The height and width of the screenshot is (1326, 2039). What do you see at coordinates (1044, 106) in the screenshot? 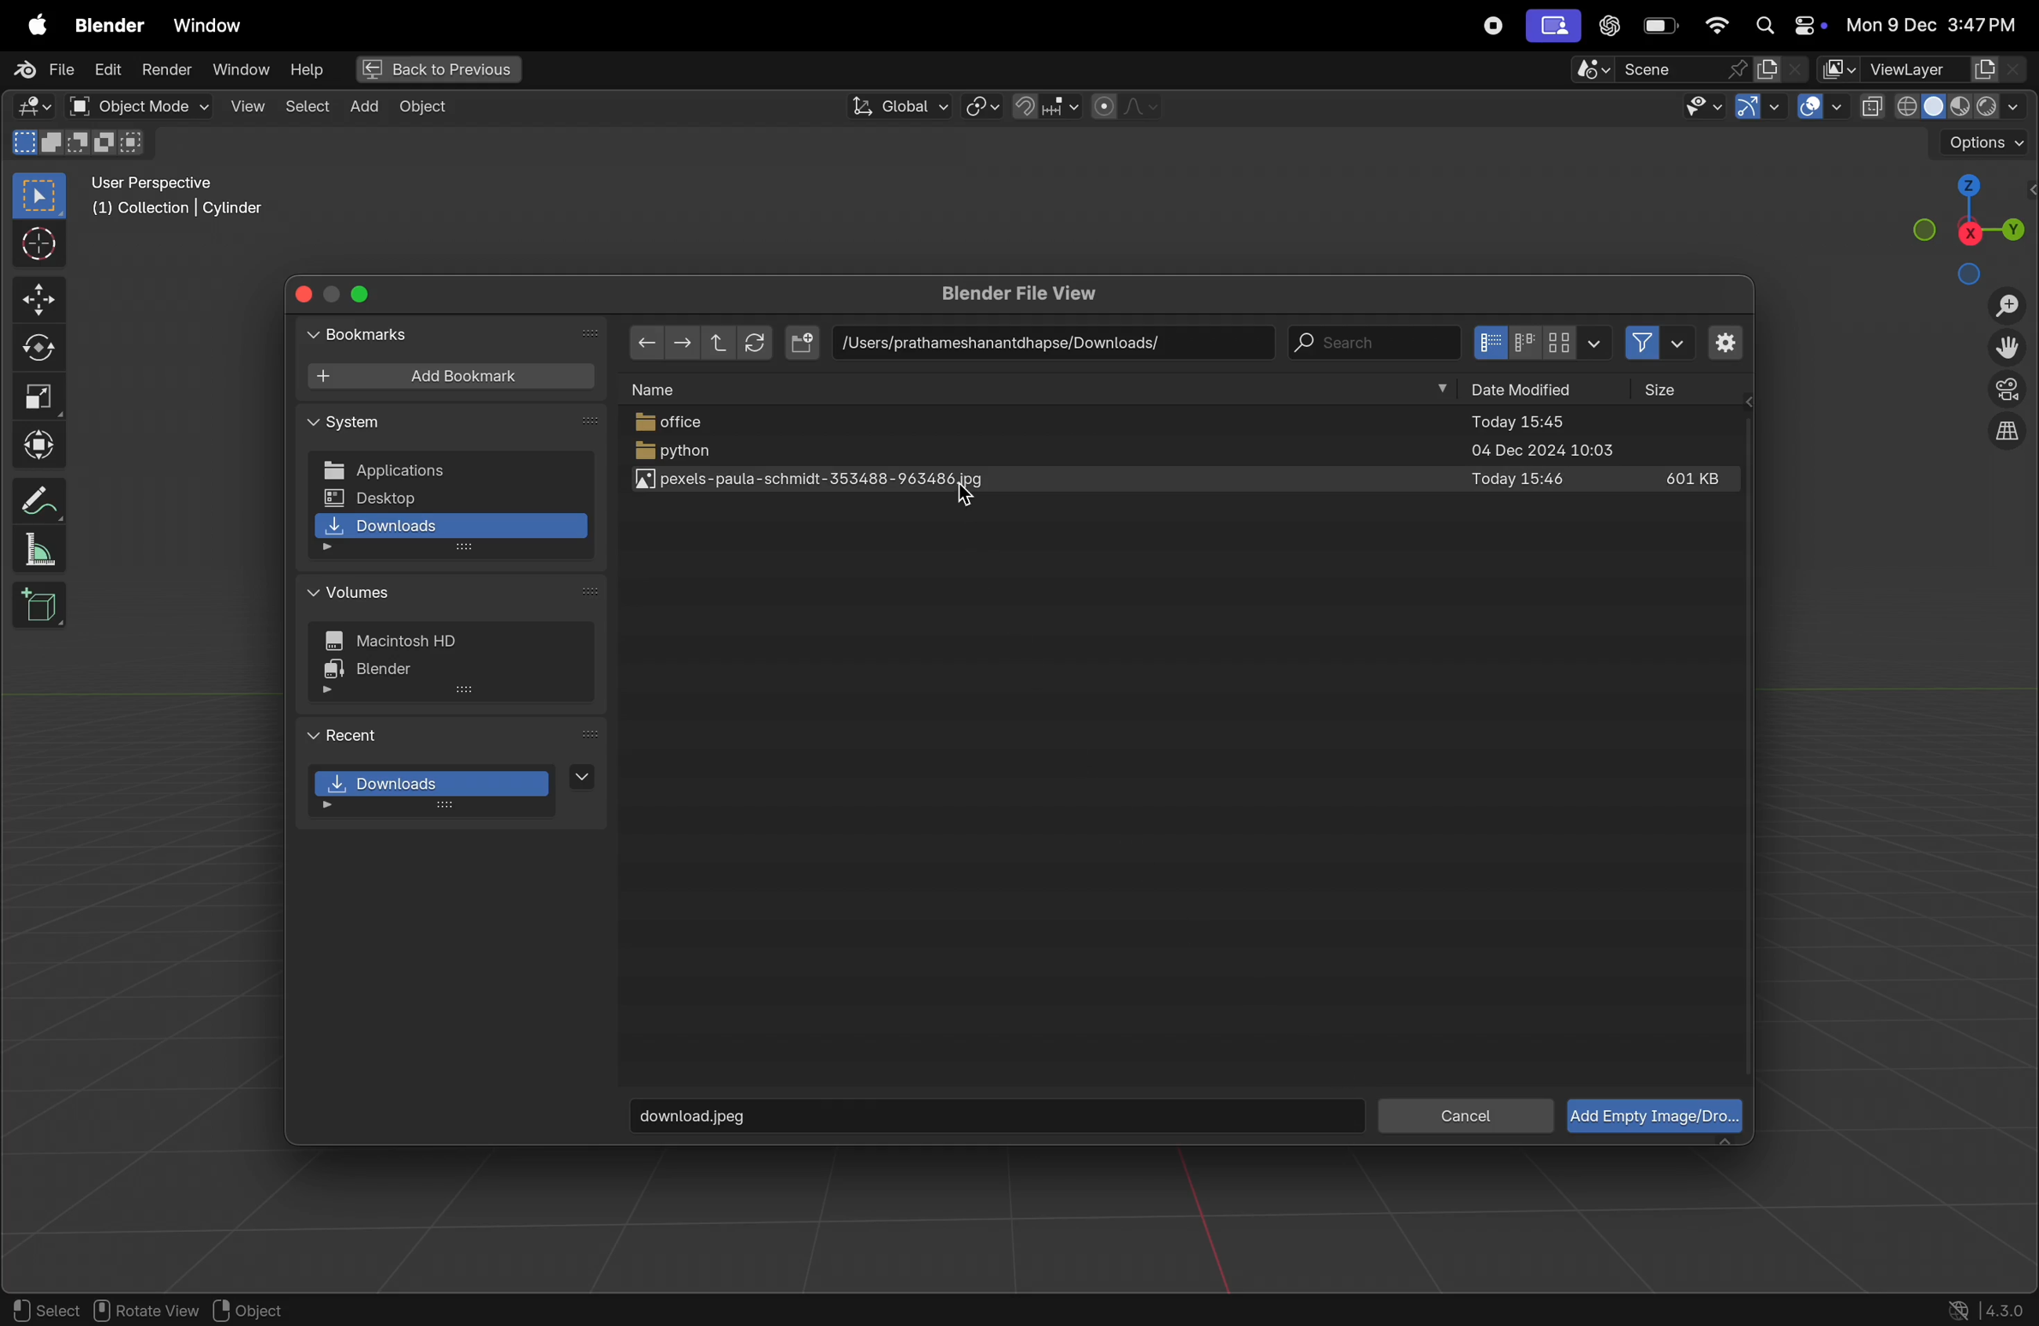
I see `snapping` at bounding box center [1044, 106].